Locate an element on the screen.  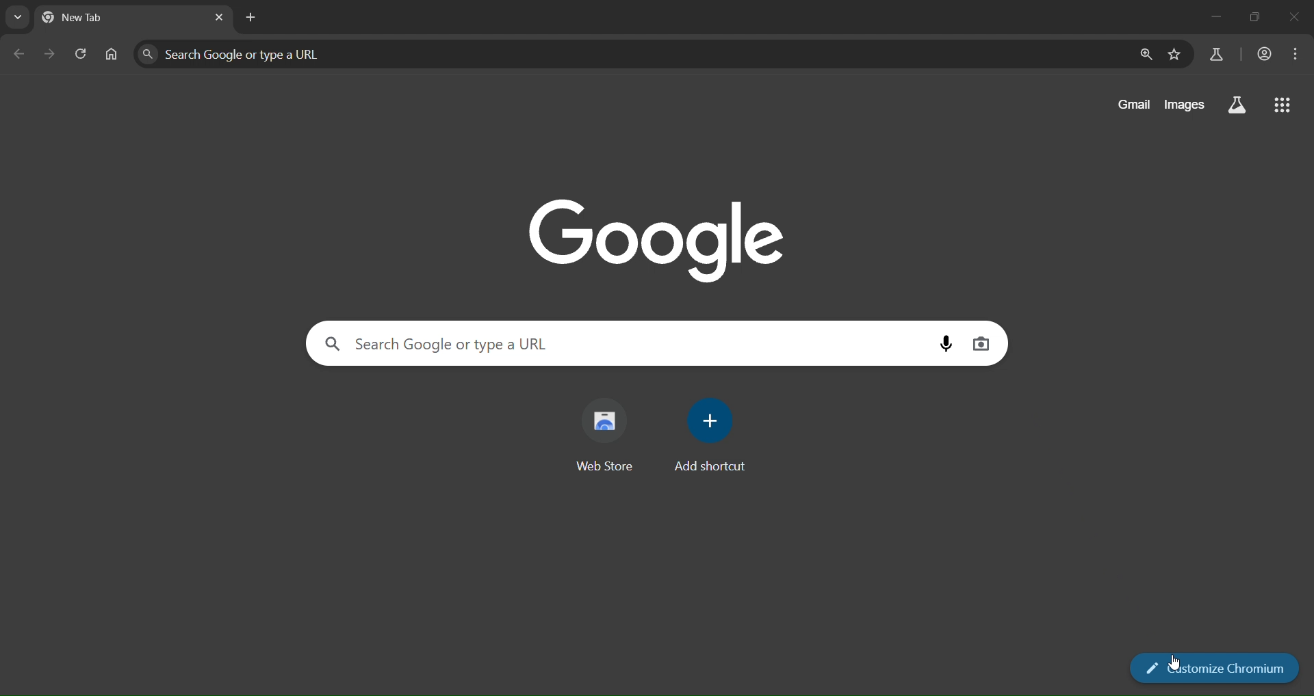
voice search is located at coordinates (949, 342).